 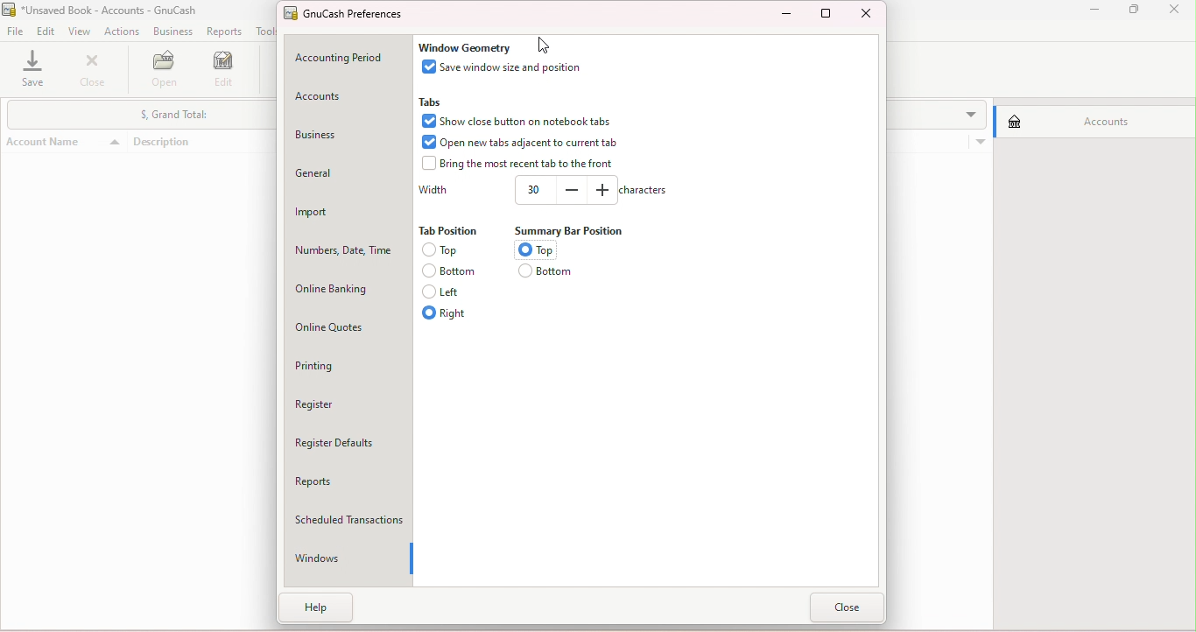 What do you see at coordinates (454, 270) in the screenshot?
I see `Bottom` at bounding box center [454, 270].